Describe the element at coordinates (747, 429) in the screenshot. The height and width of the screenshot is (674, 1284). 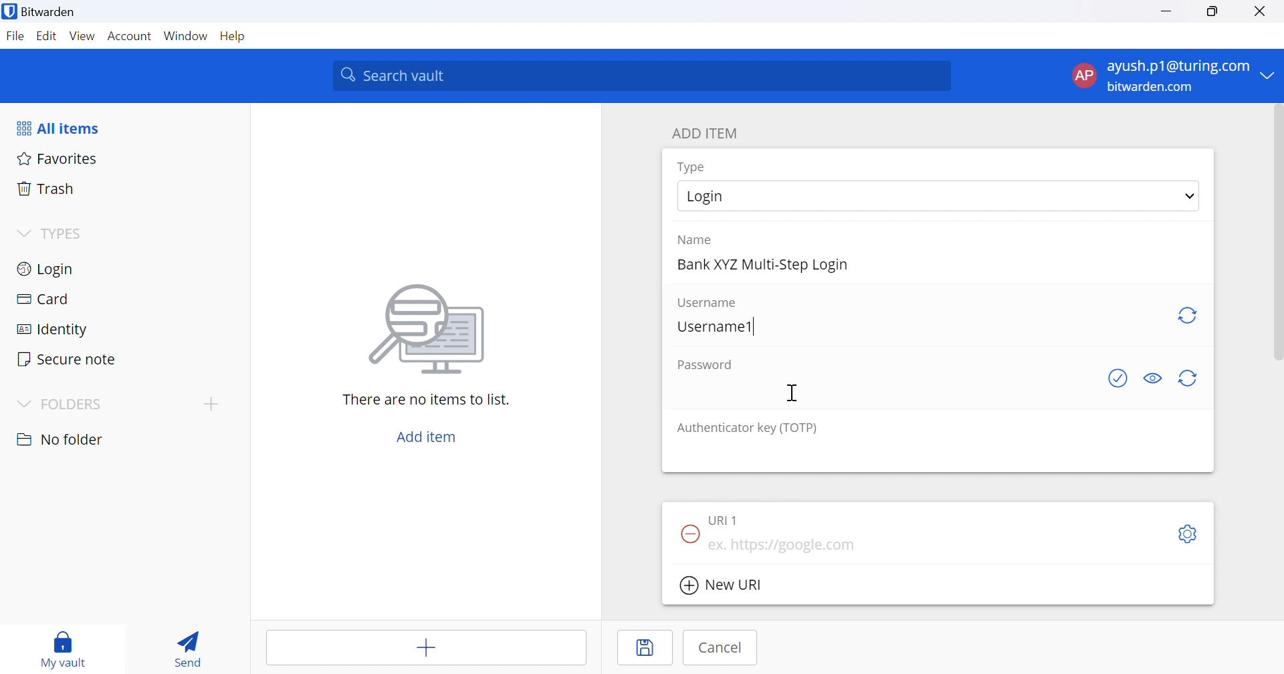
I see `Authenticator key (TOTP)` at that location.